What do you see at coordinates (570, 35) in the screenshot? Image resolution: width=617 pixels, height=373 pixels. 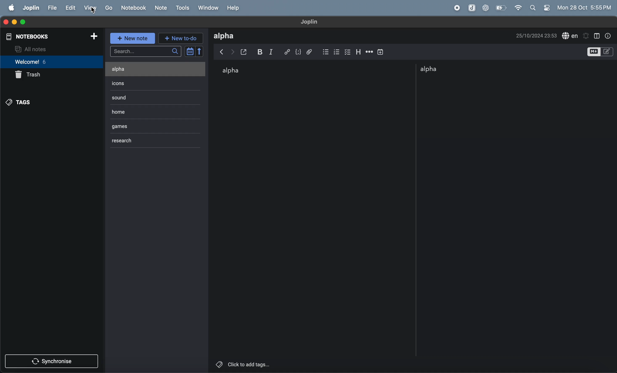 I see `spell check` at bounding box center [570, 35].